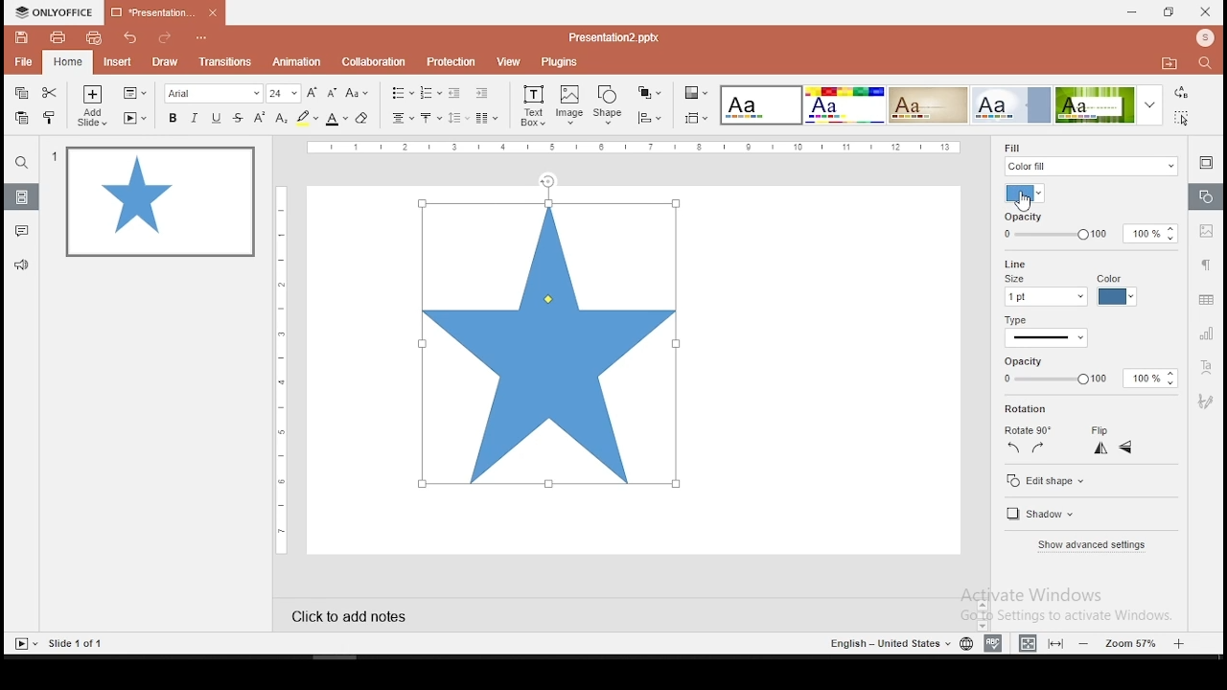 This screenshot has height=690, width=1227. What do you see at coordinates (1046, 333) in the screenshot?
I see `line type` at bounding box center [1046, 333].